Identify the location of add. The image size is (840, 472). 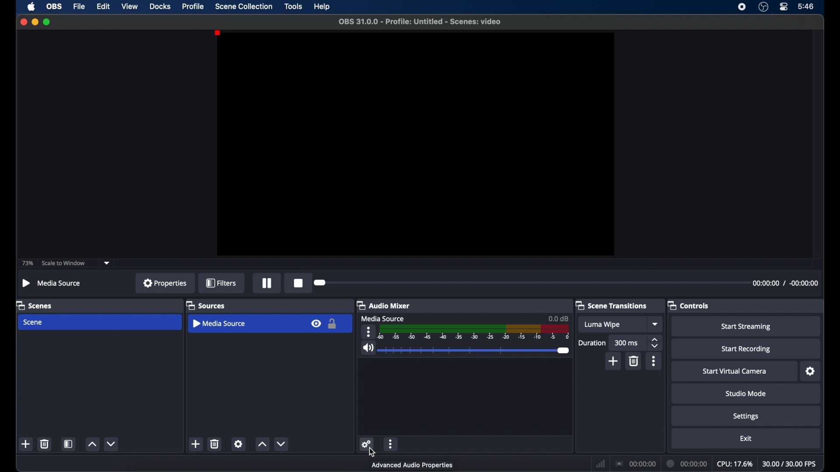
(196, 444).